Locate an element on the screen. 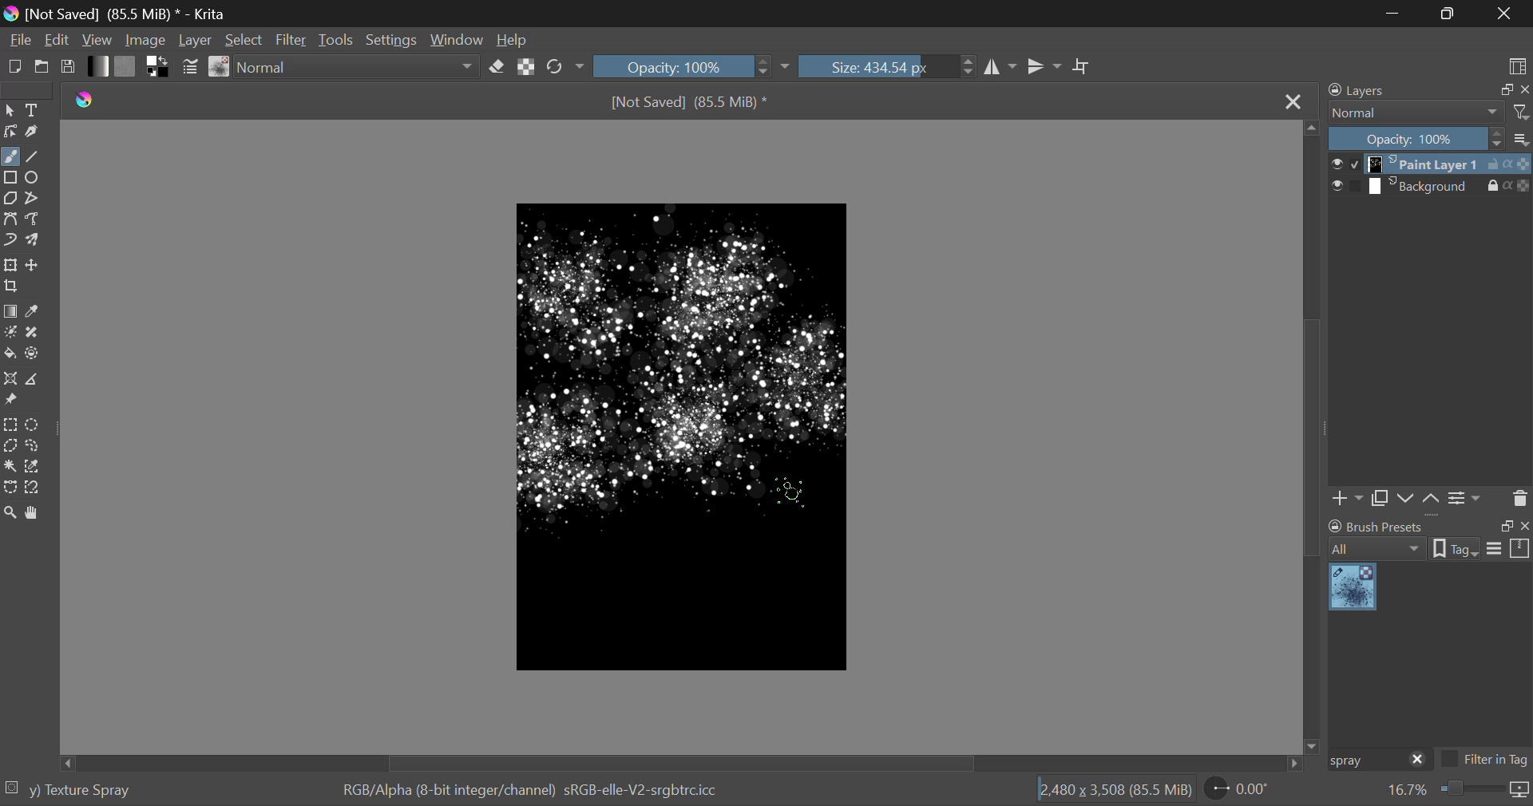  Zoom is located at coordinates (11, 515).